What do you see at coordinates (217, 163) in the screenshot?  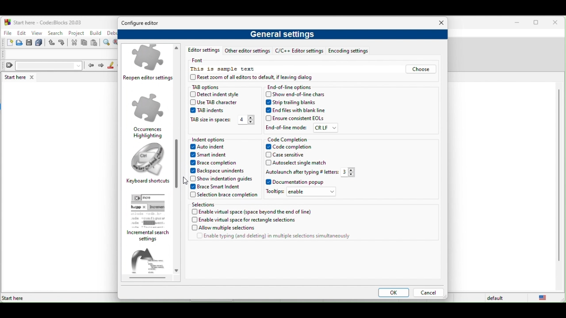 I see `brace completion` at bounding box center [217, 163].